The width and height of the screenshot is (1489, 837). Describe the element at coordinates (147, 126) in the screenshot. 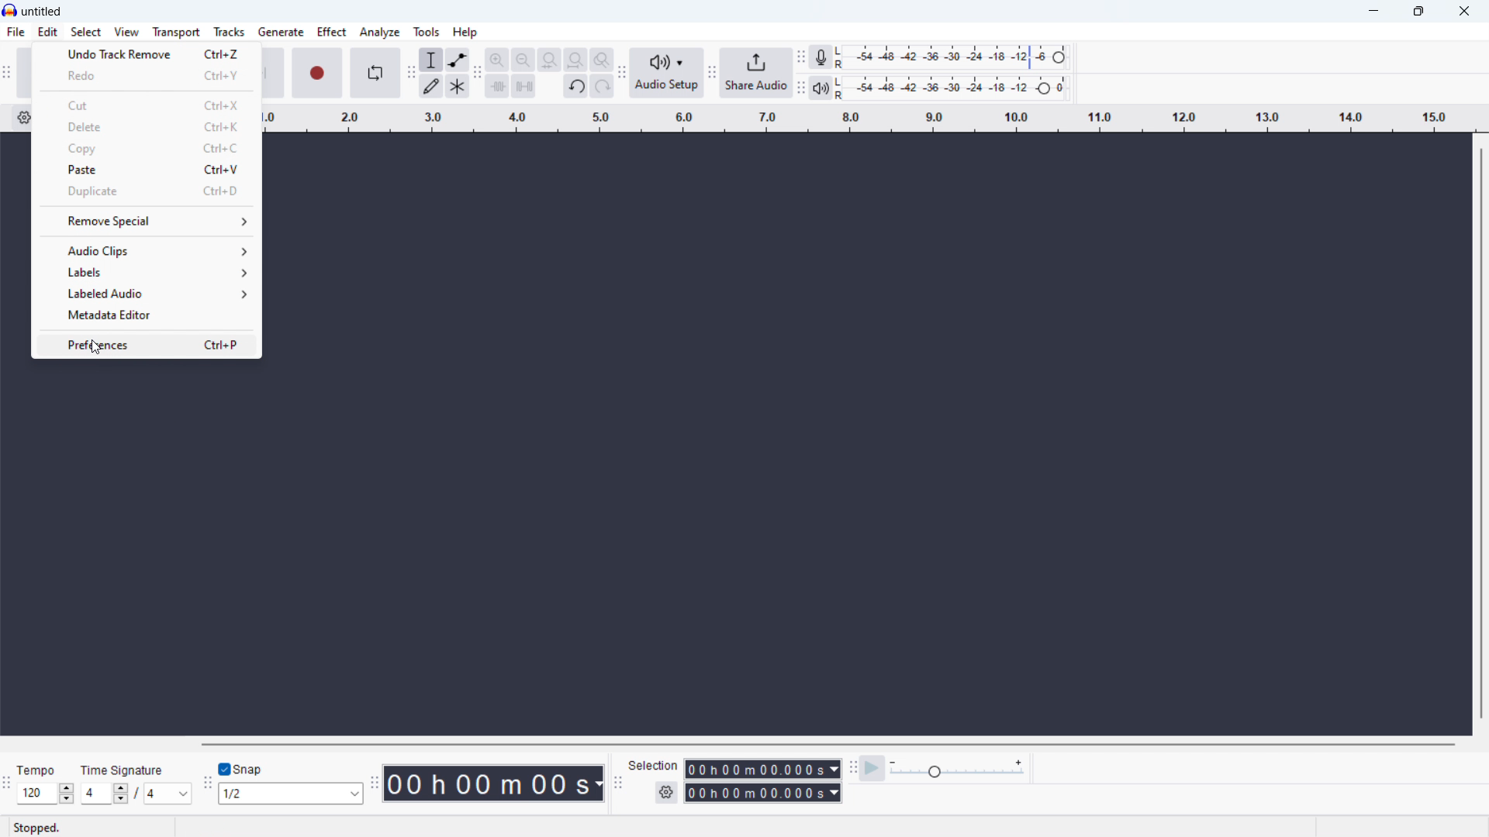

I see `delete` at that location.